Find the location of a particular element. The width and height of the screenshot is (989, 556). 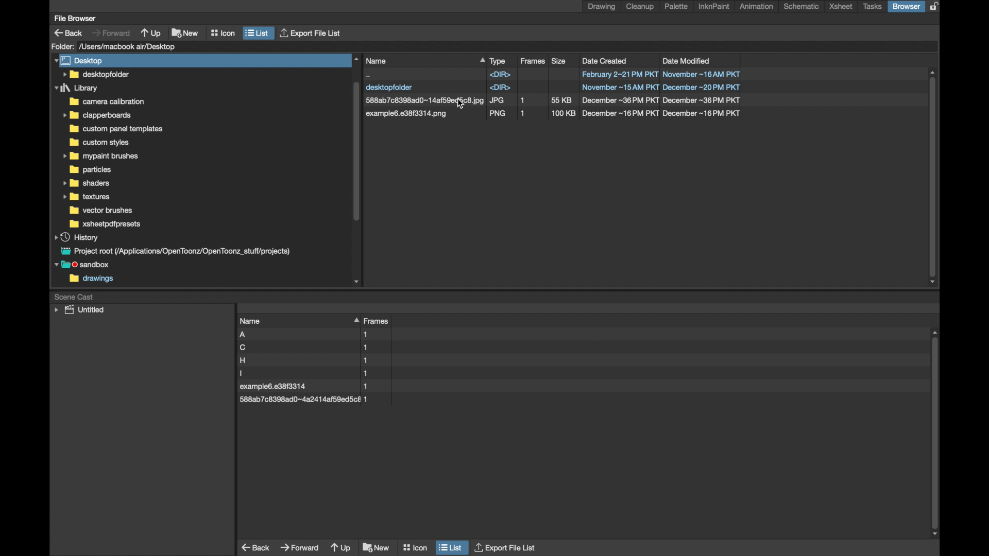

list is located at coordinates (258, 33).